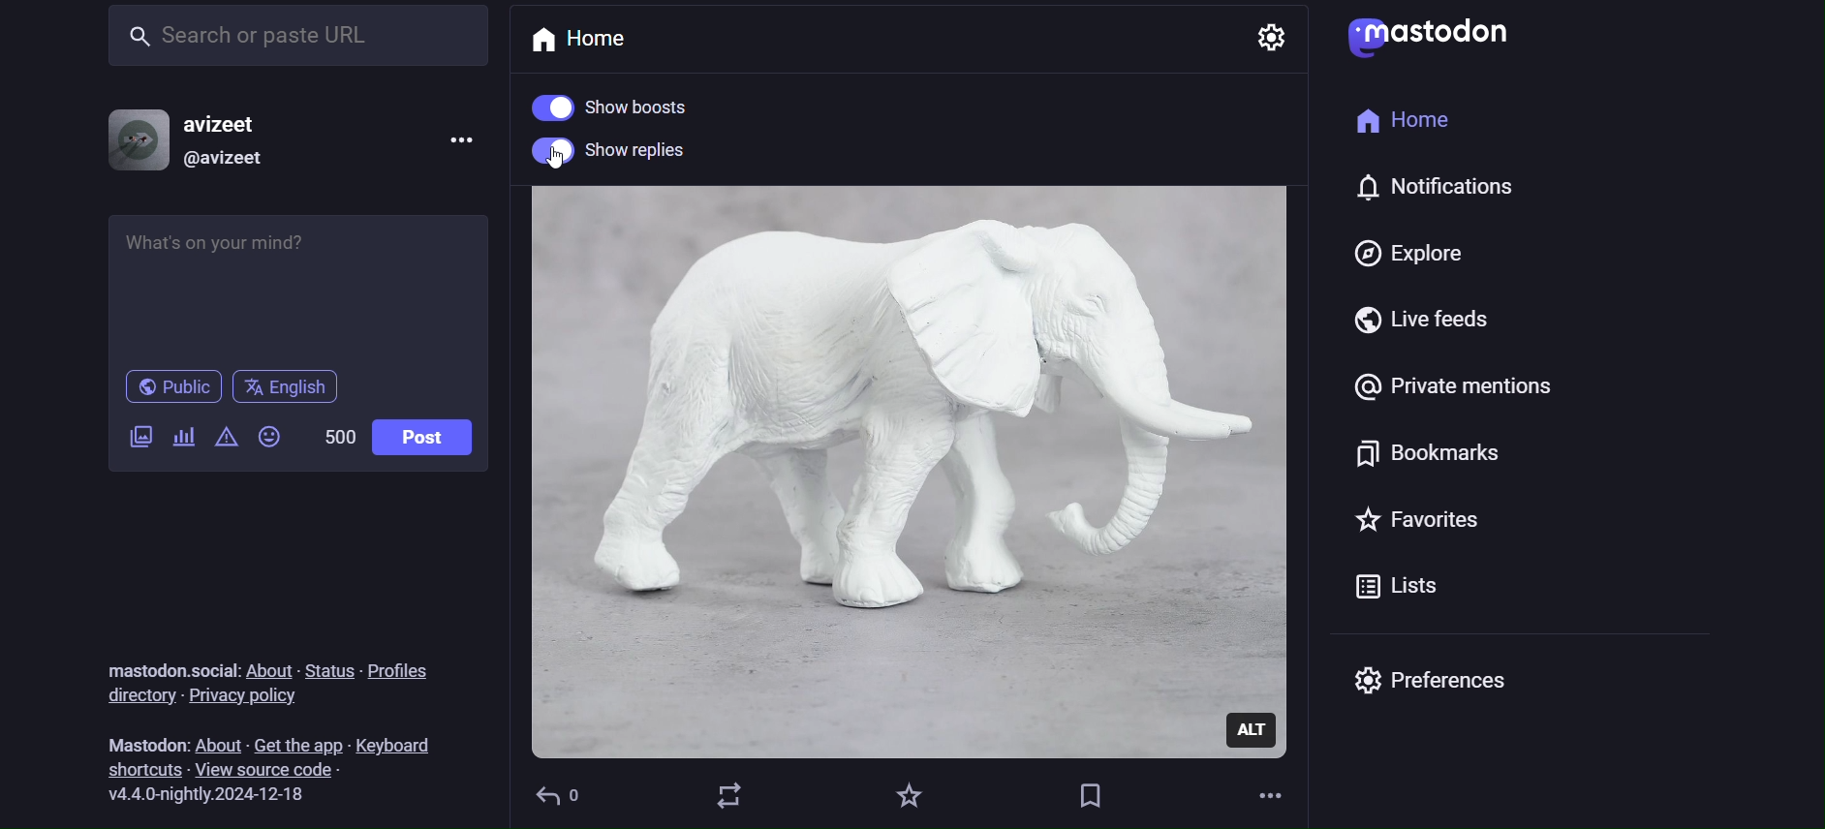 This screenshot has height=829, width=1825. Describe the element at coordinates (295, 289) in the screenshot. I see `whats on your mind` at that location.